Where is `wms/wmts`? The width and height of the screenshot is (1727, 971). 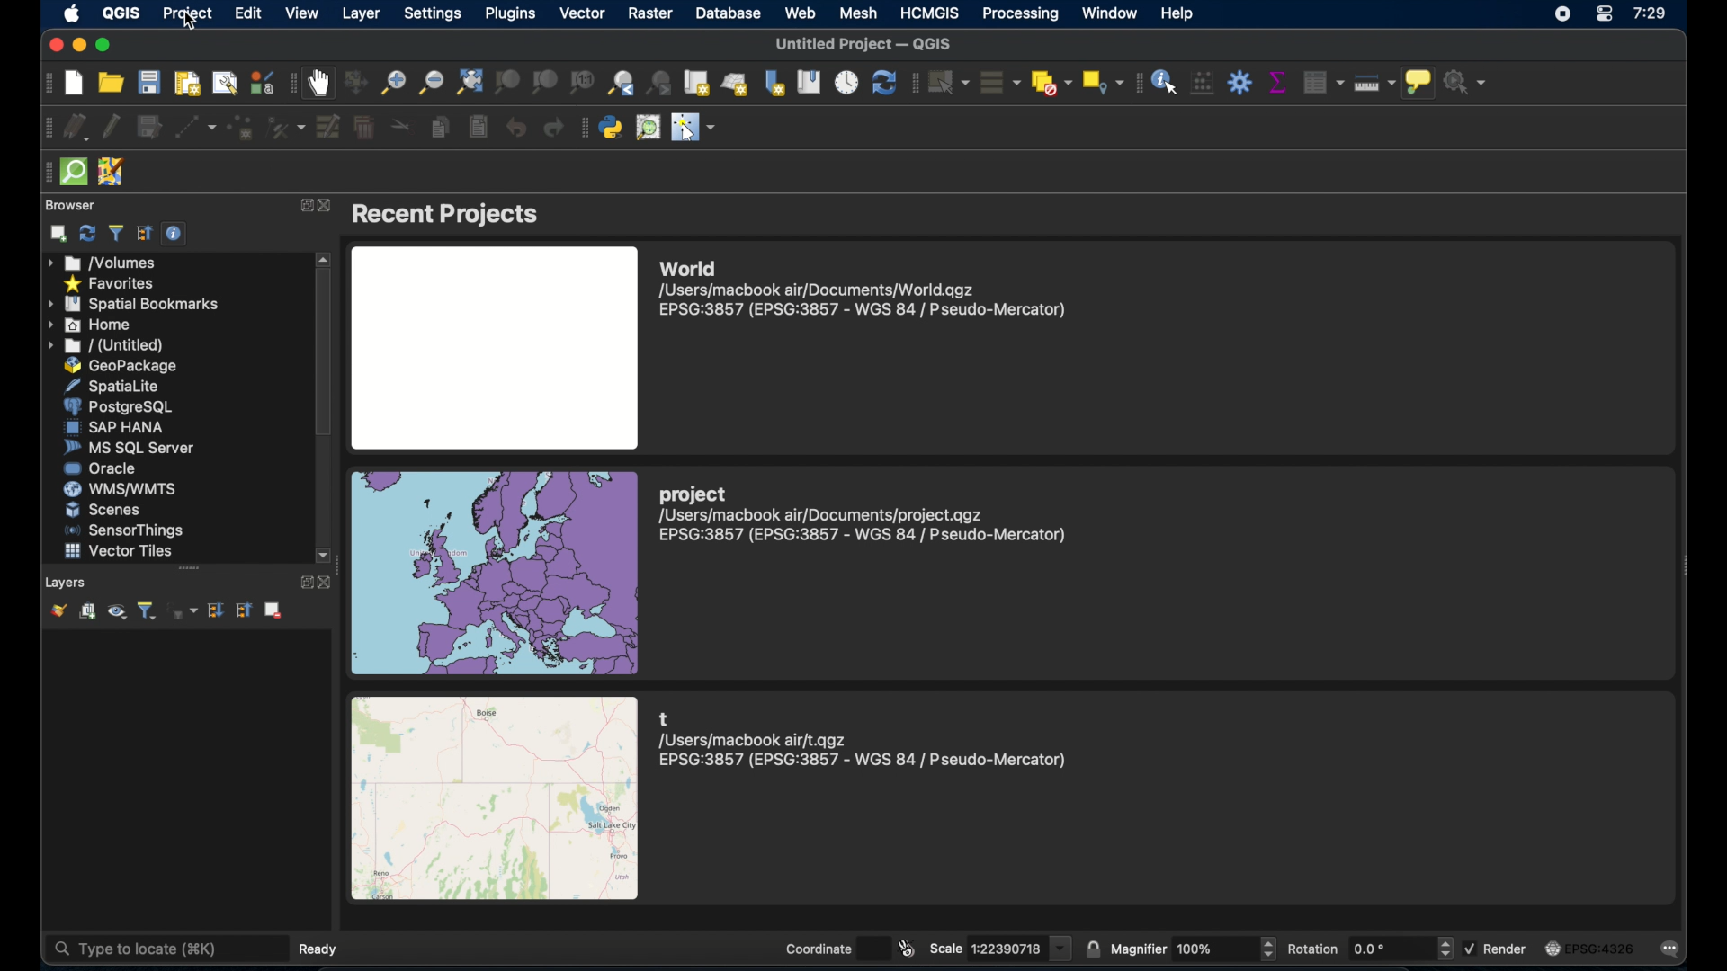 wms/wmts is located at coordinates (120, 488).